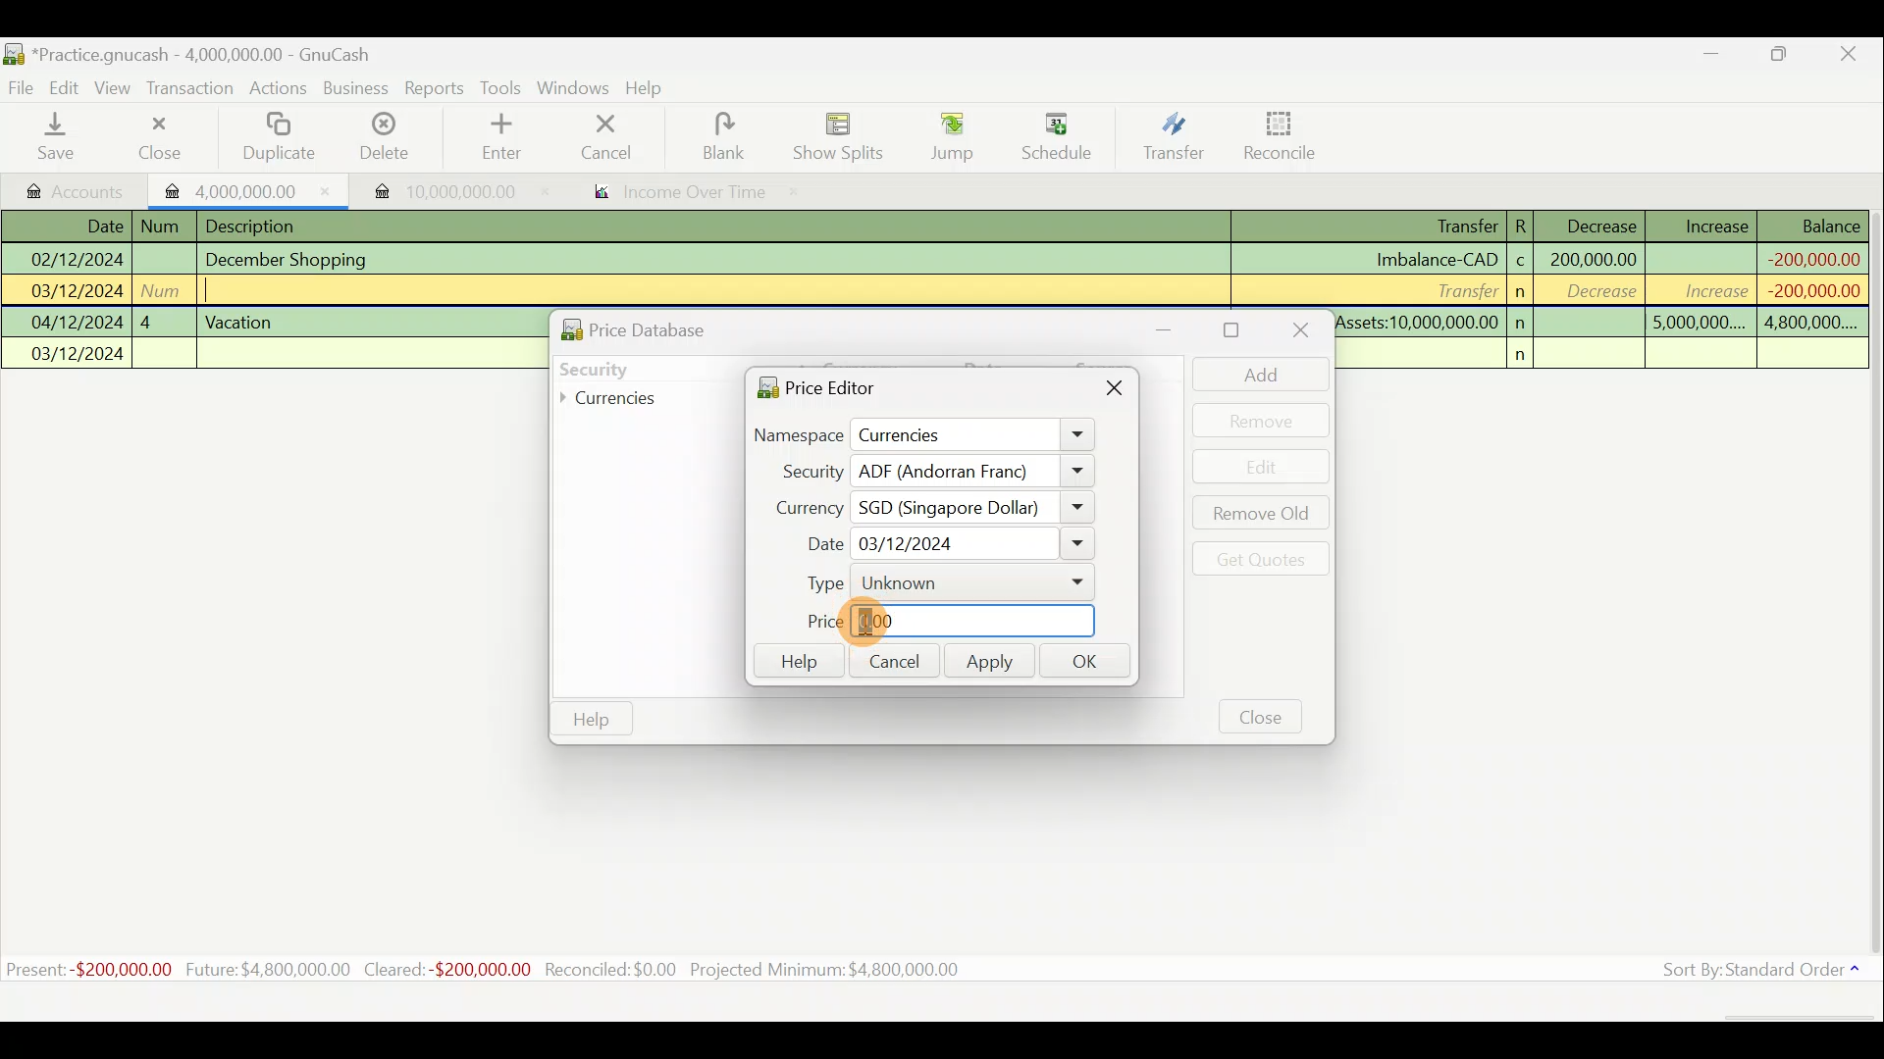 This screenshot has width=1884, height=1059. What do you see at coordinates (1808, 324) in the screenshot?
I see `4,800,000` at bounding box center [1808, 324].